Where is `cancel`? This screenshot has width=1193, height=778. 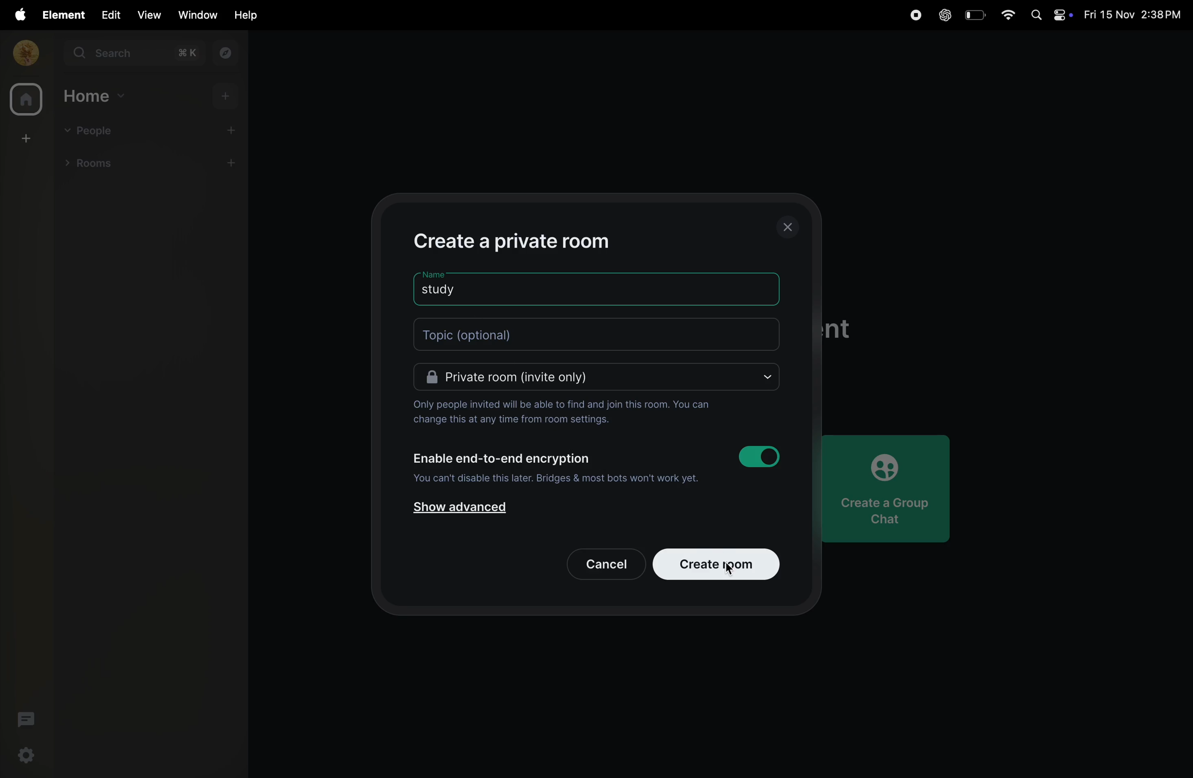 cancel is located at coordinates (607, 564).